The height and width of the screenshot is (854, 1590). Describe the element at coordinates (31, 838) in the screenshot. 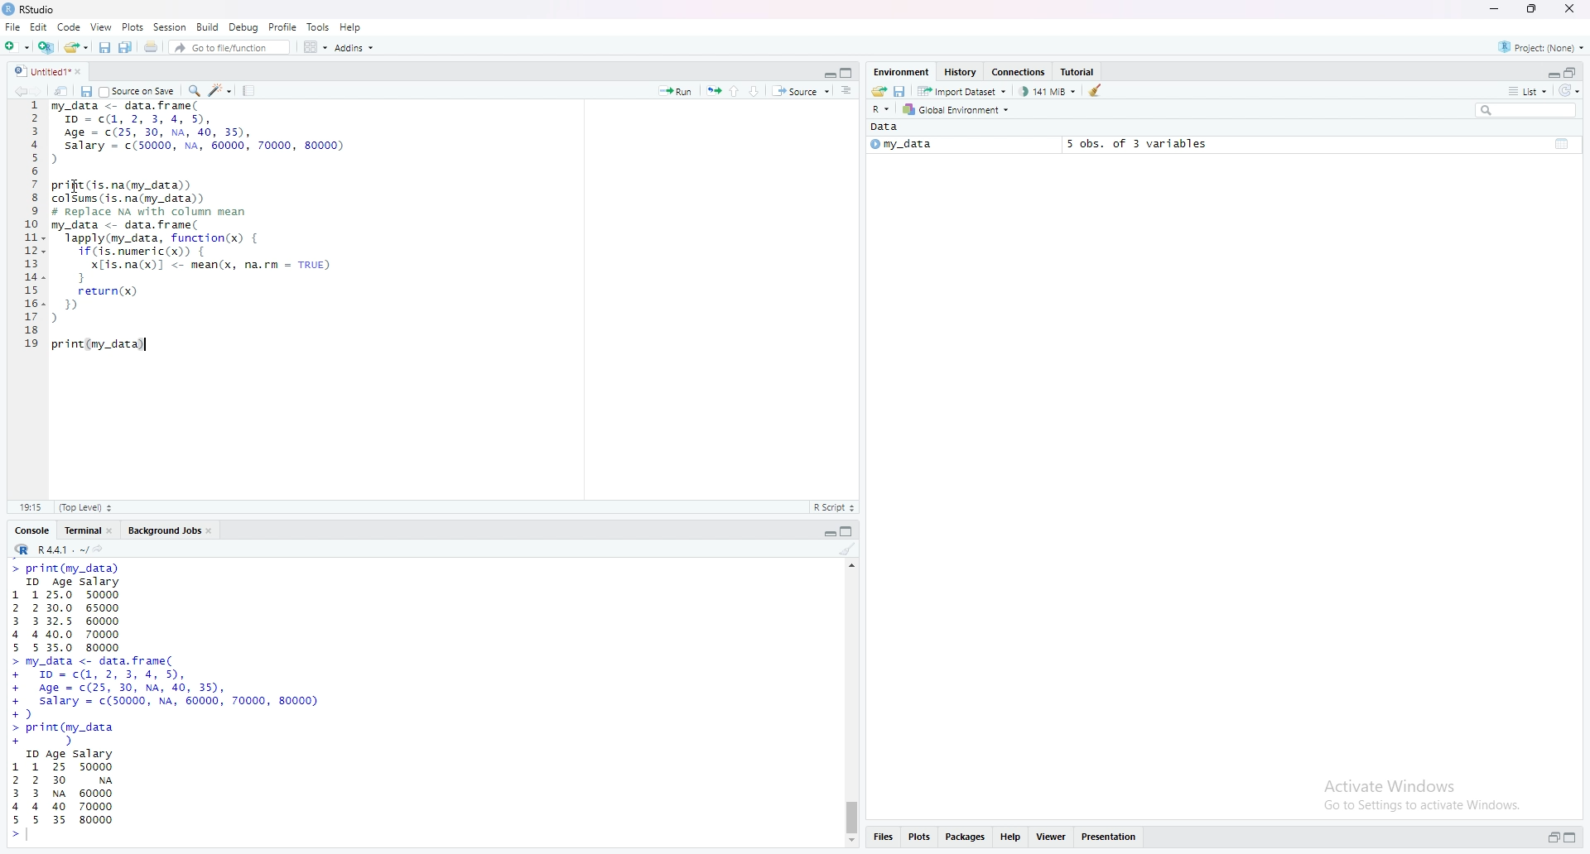

I see `text pointer` at that location.